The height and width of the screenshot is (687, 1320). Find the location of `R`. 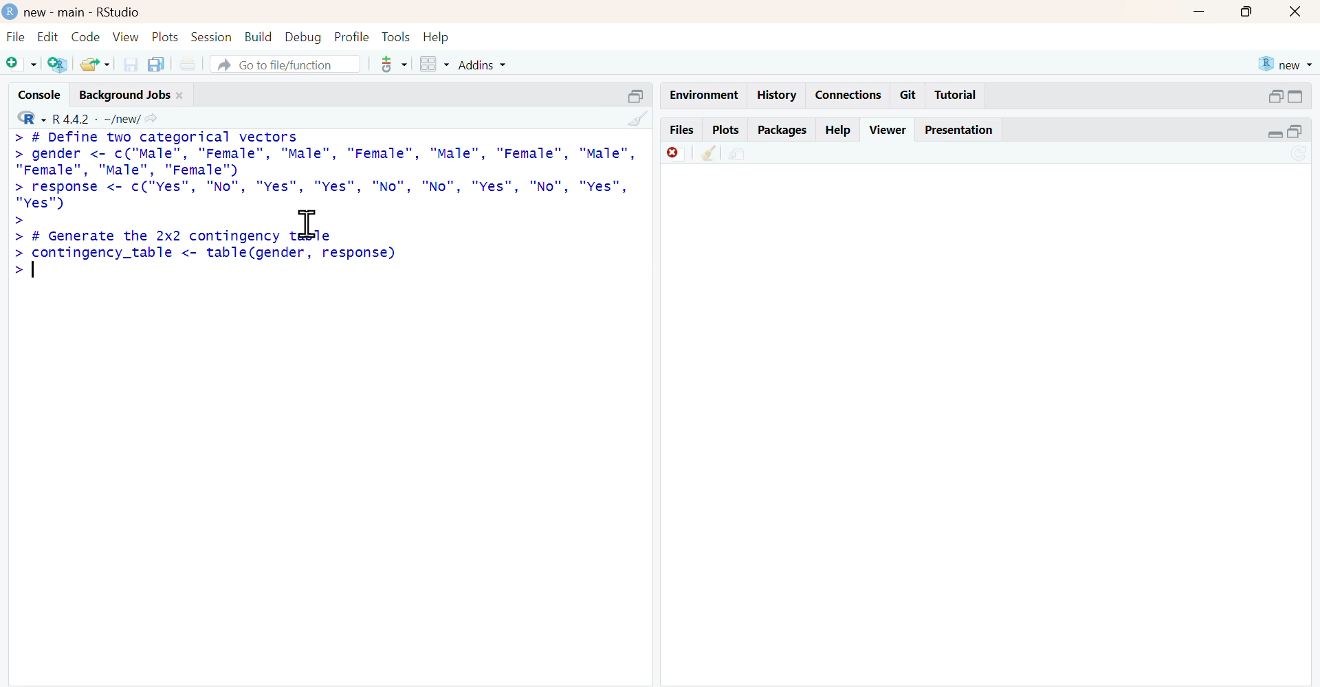

R is located at coordinates (32, 117).